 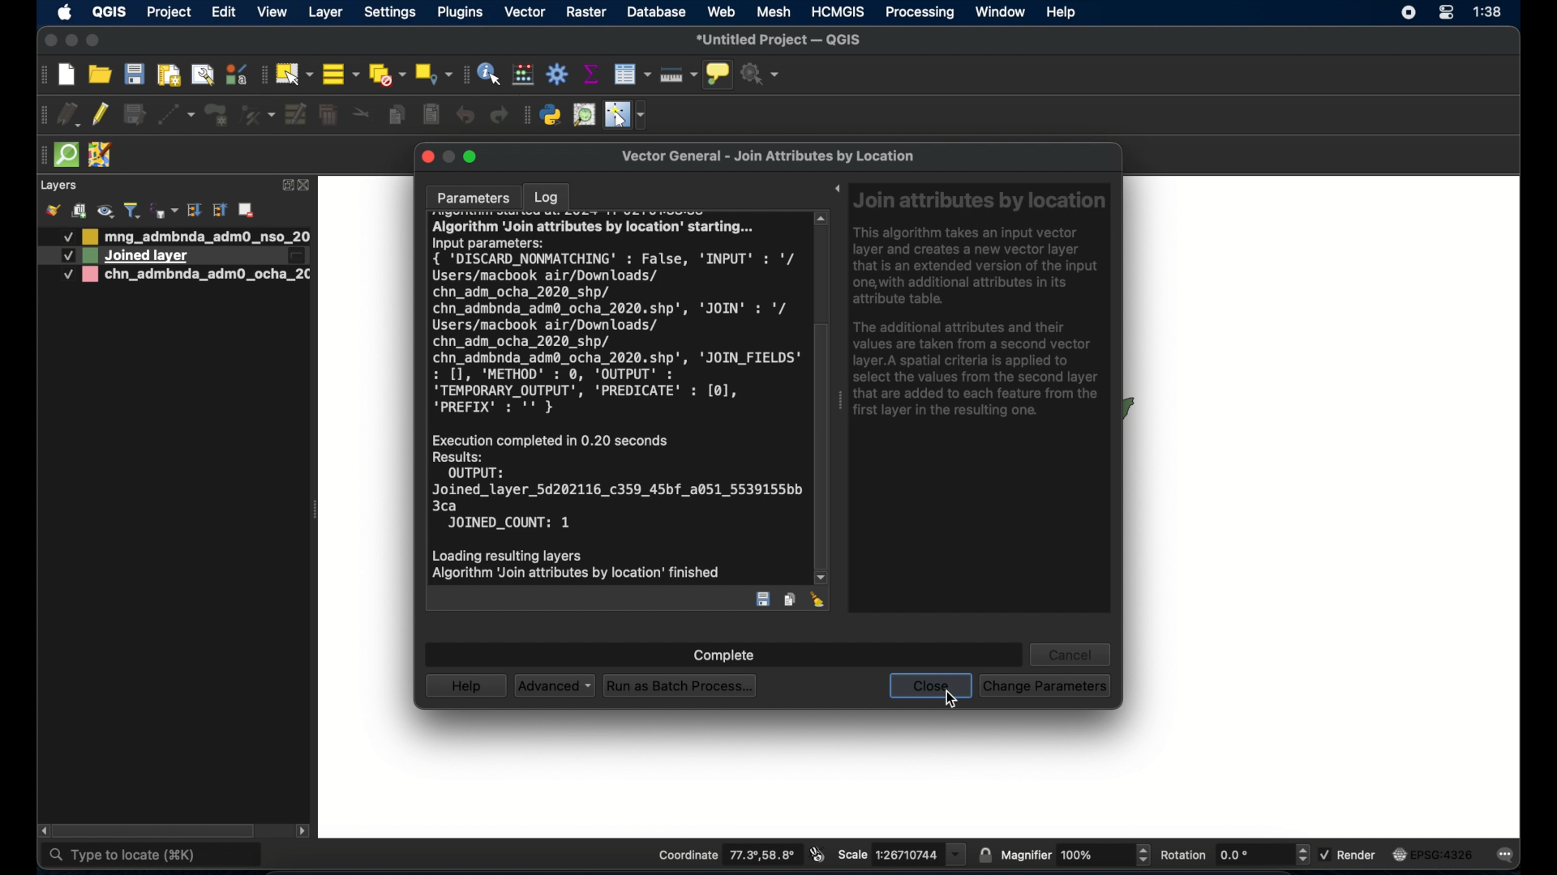 What do you see at coordinates (66, 256) in the screenshot?
I see `` at bounding box center [66, 256].